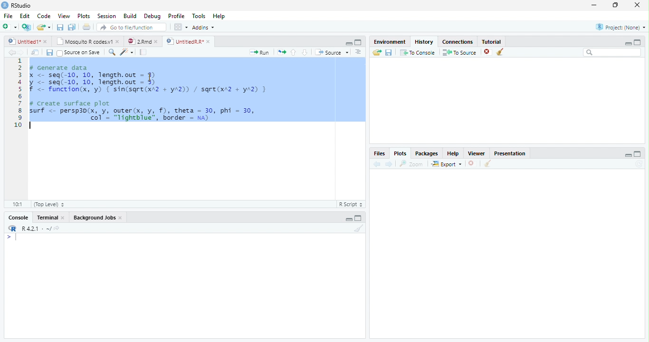  I want to click on Connections, so click(458, 41).